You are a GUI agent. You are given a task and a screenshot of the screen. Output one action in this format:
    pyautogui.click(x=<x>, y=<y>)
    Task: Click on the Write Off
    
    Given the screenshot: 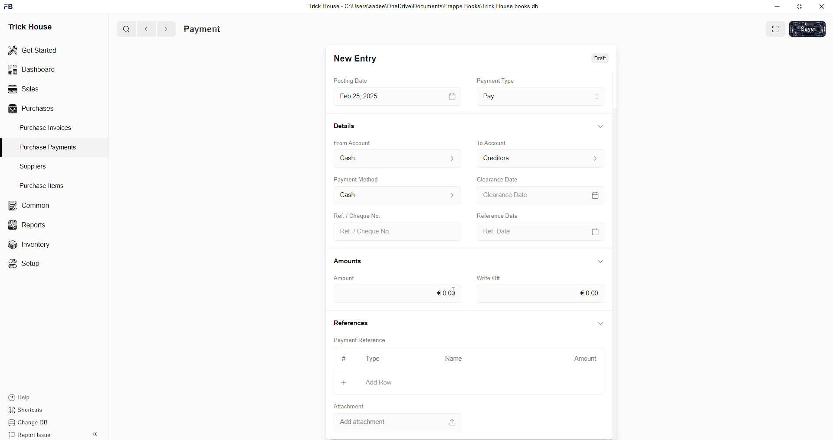 What is the action you would take?
    pyautogui.click(x=487, y=277)
    